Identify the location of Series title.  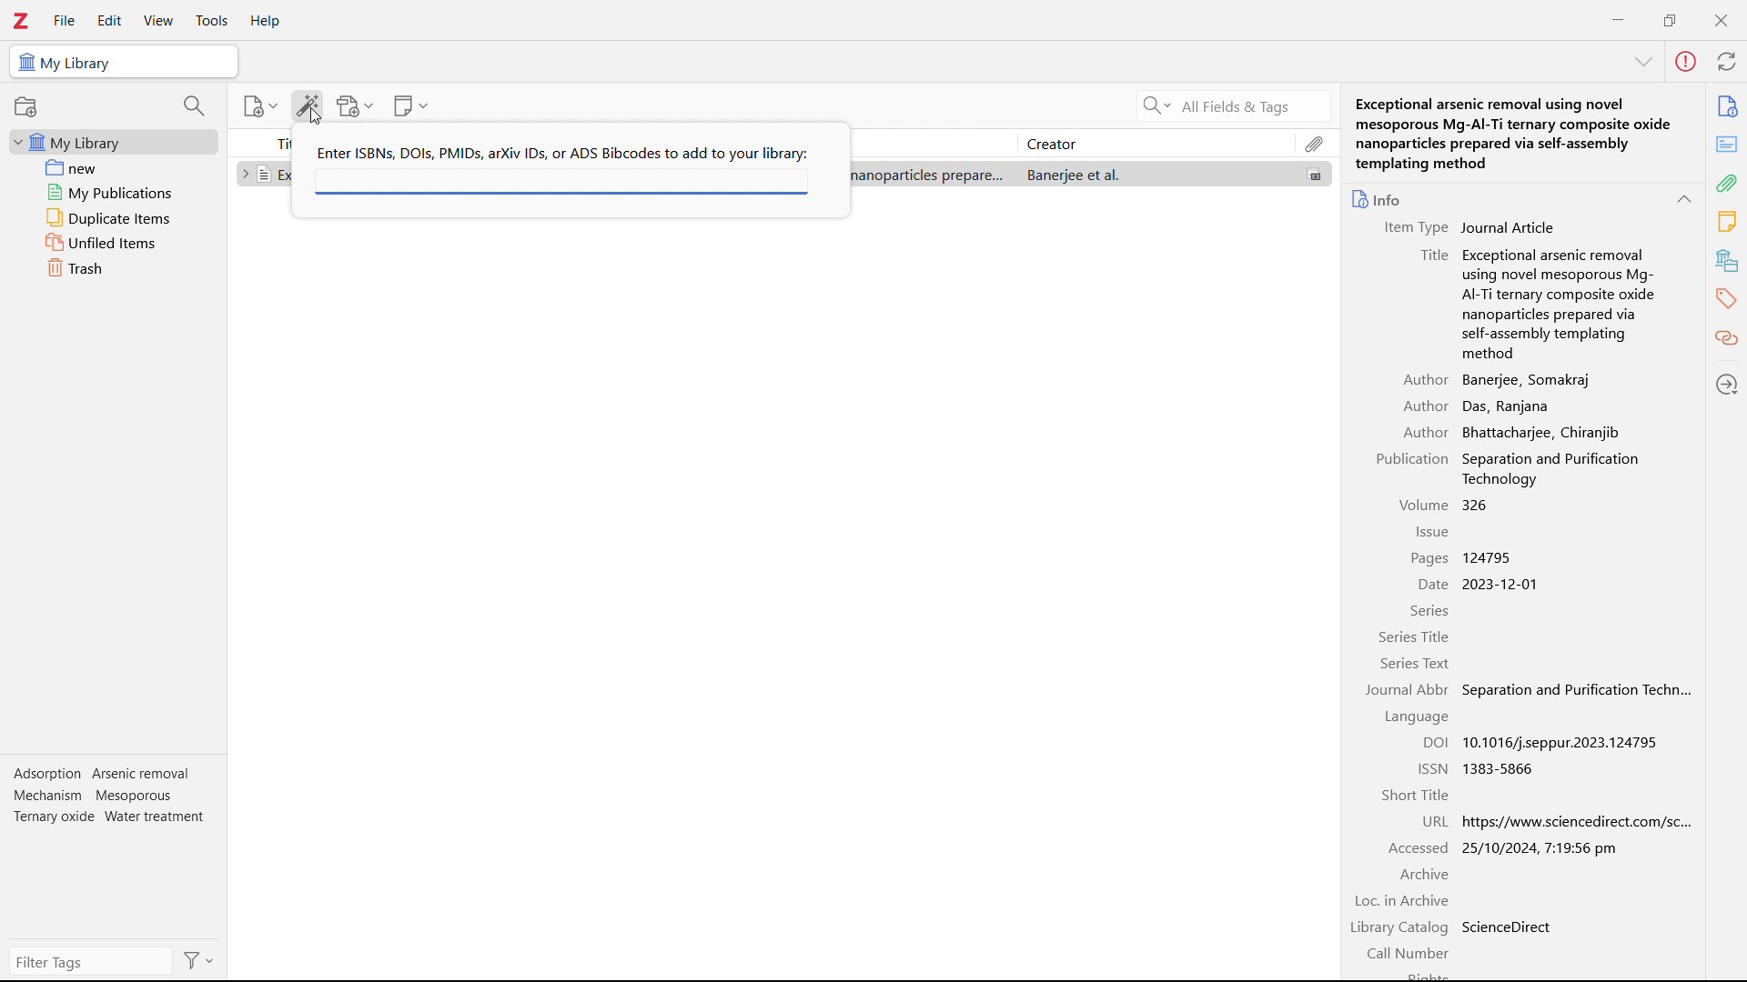
(1416, 638).